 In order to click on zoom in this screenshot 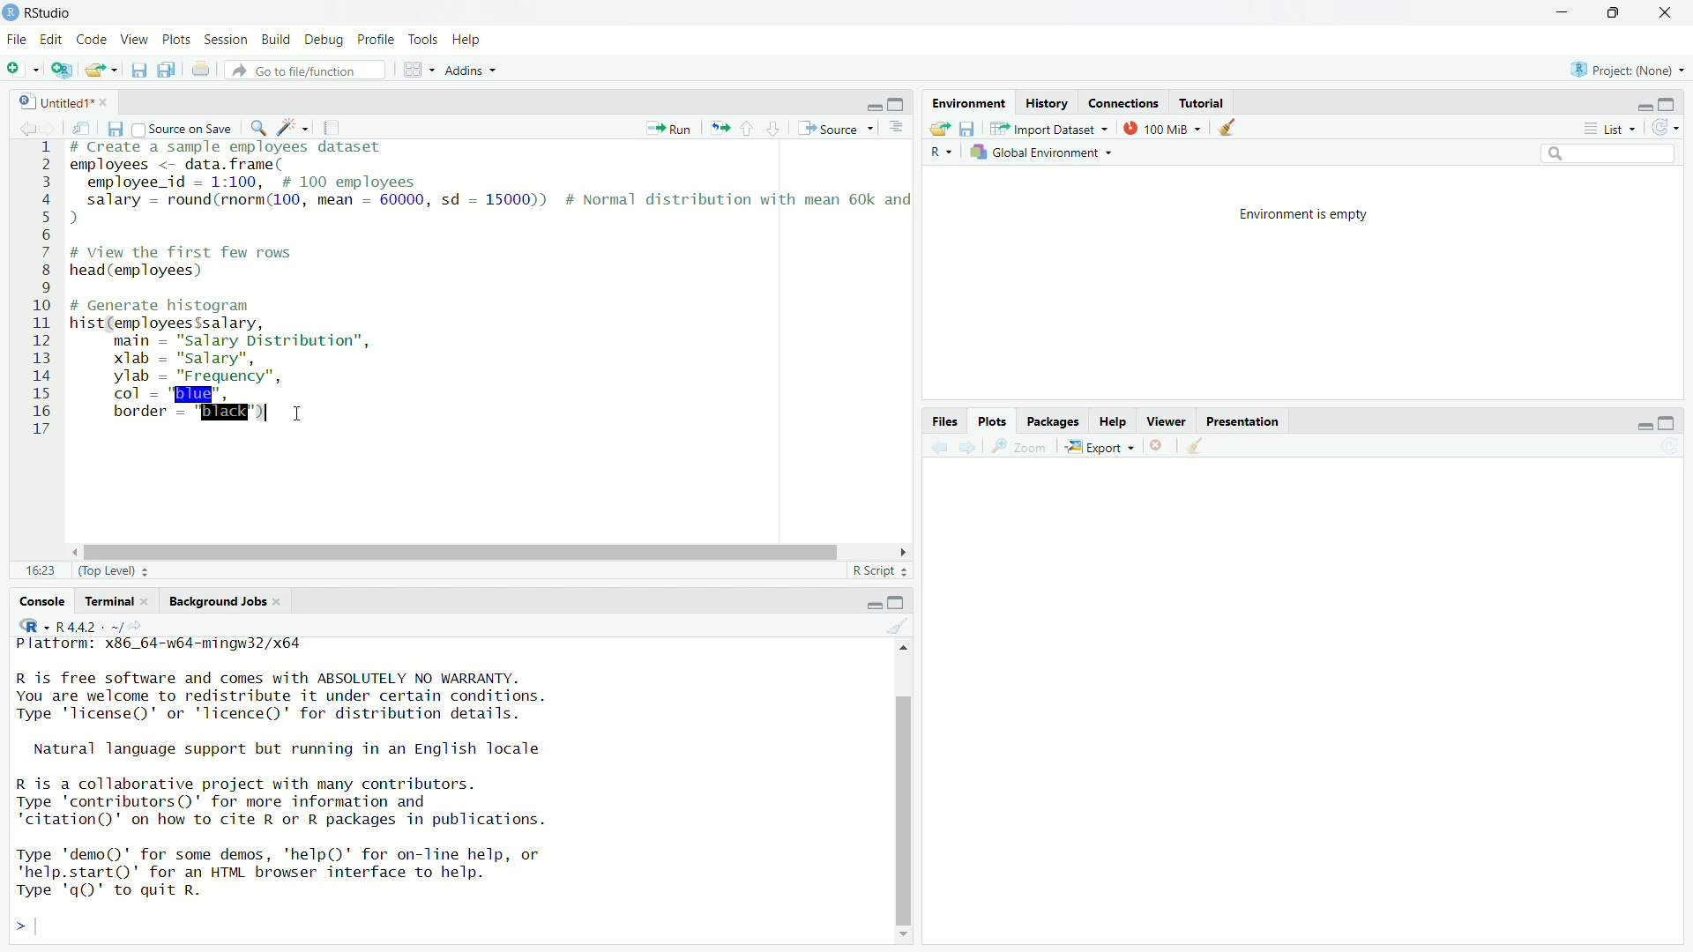, I will do `click(258, 126)`.